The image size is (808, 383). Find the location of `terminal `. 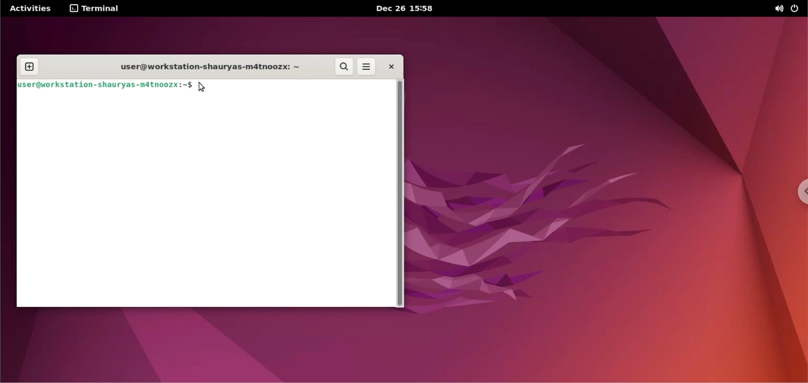

terminal  is located at coordinates (96, 9).